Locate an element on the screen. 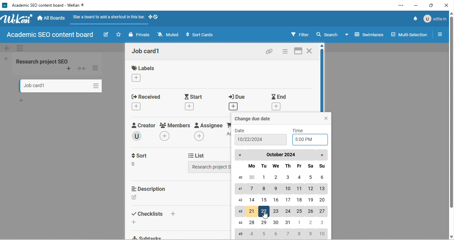  minimize is located at coordinates (416, 5).